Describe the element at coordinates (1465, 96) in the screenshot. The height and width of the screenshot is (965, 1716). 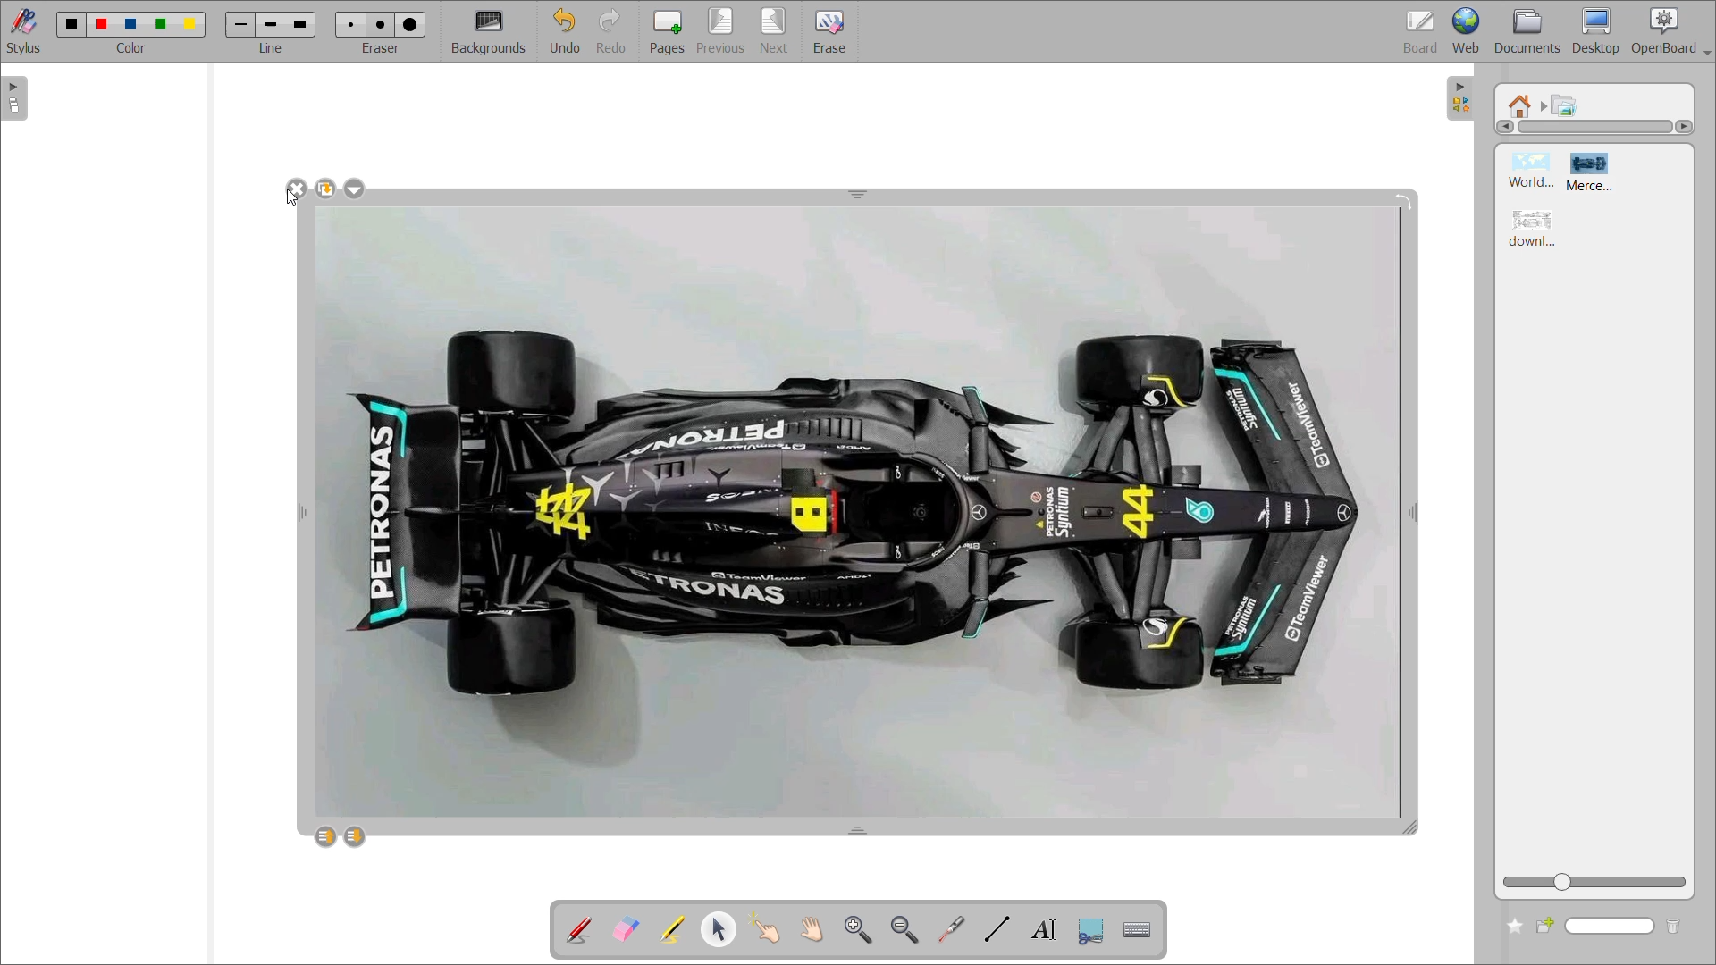
I see `collapse` at that location.